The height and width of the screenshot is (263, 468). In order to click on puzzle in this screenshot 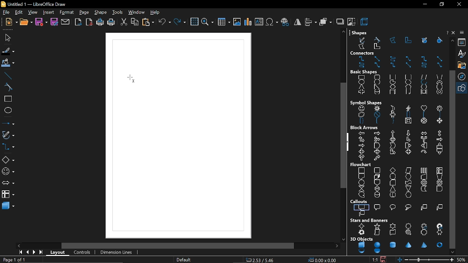, I will do `click(392, 115)`.